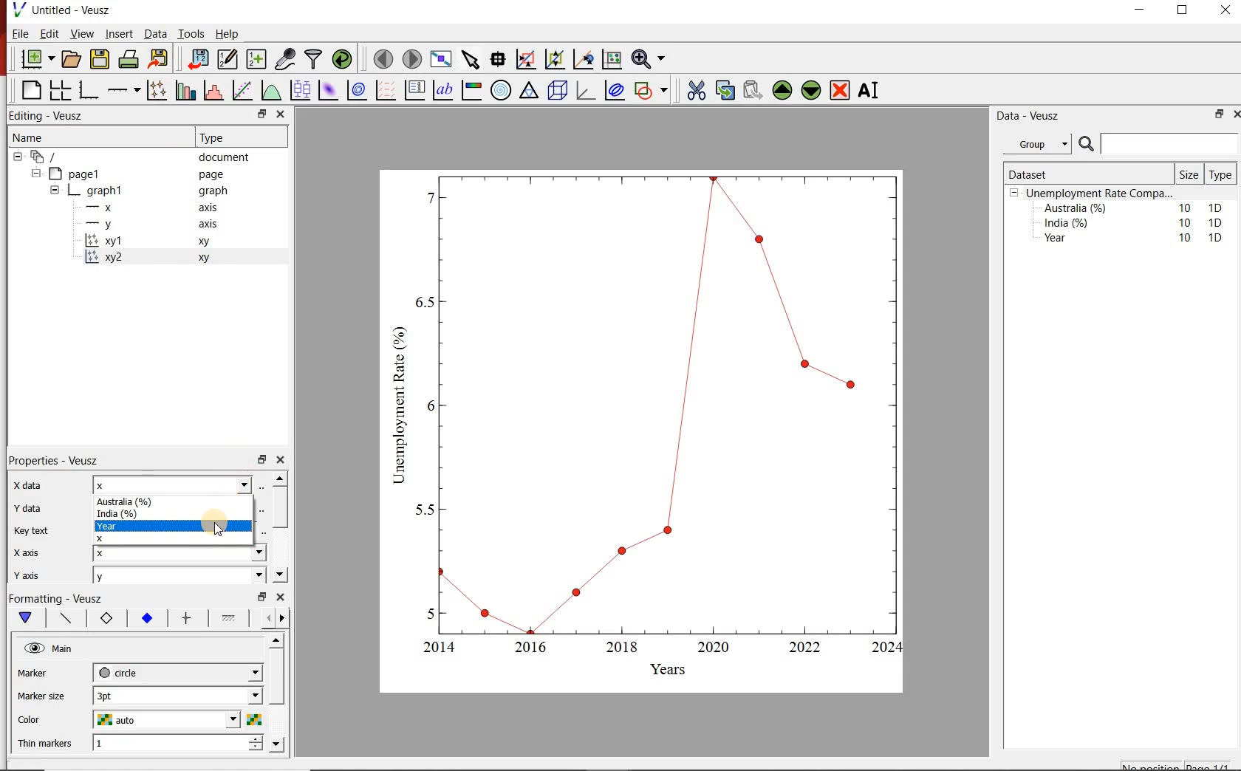 The width and height of the screenshot is (1241, 771). I want to click on plot covariance ellipses, so click(615, 90).